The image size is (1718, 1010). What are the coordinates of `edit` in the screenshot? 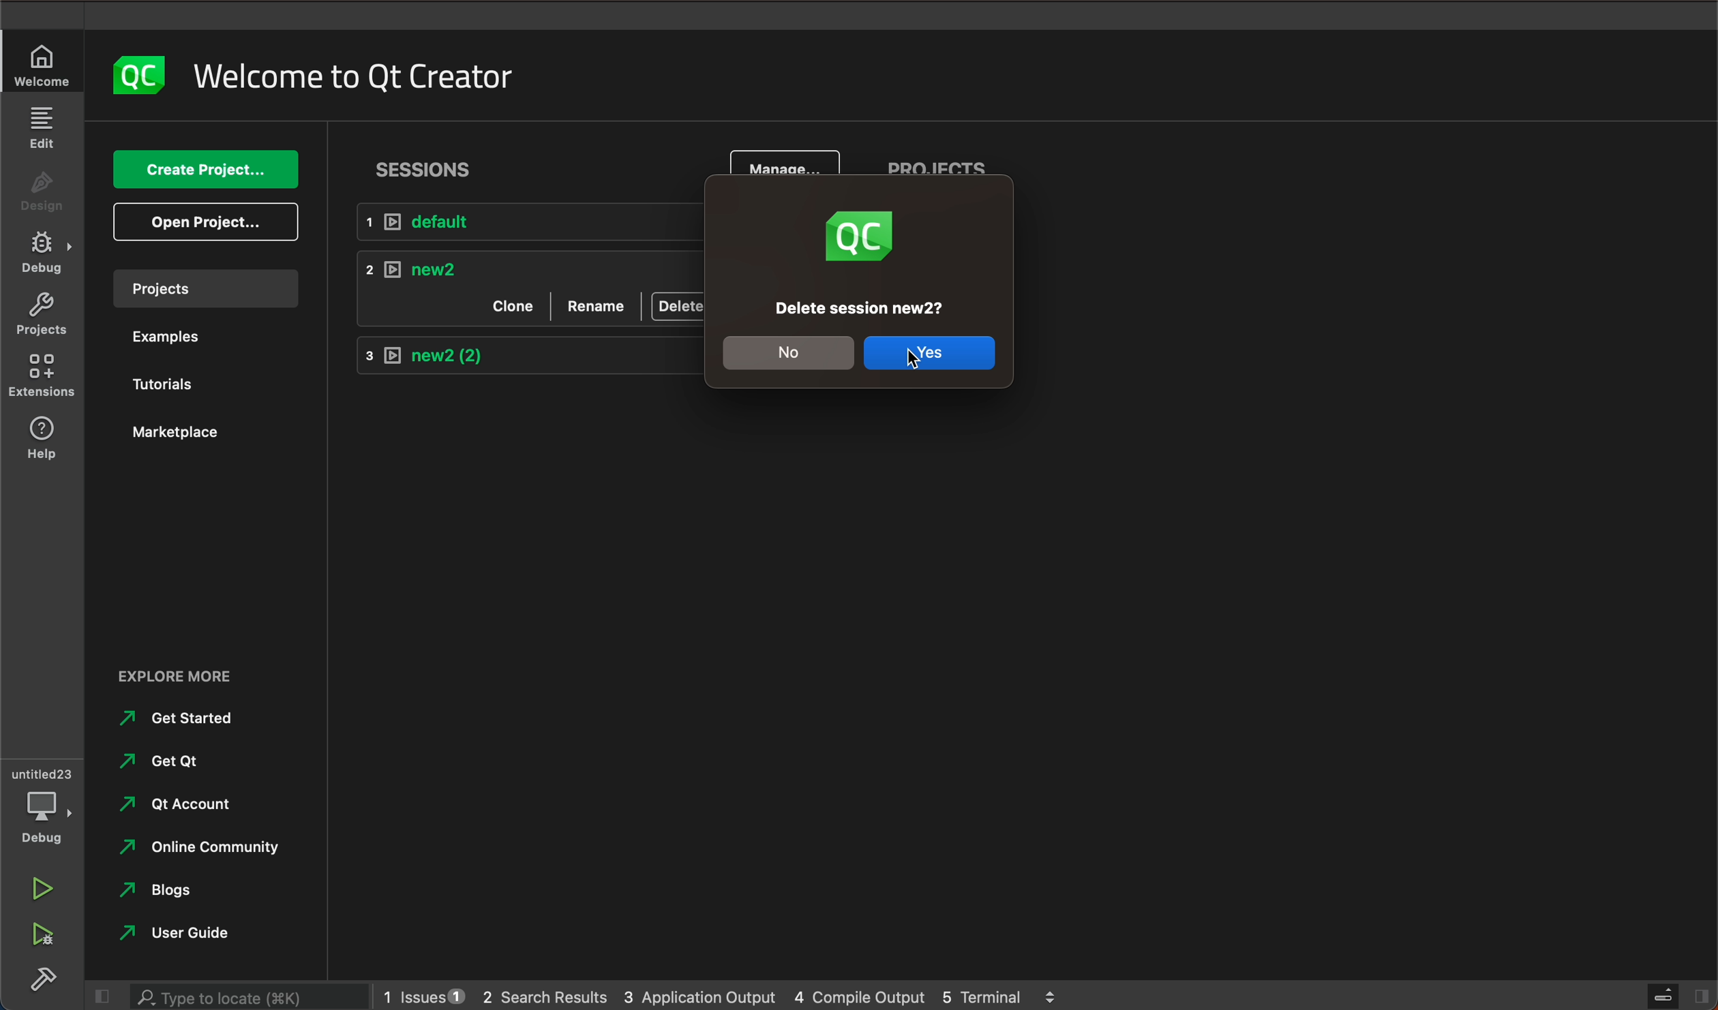 It's located at (46, 127).